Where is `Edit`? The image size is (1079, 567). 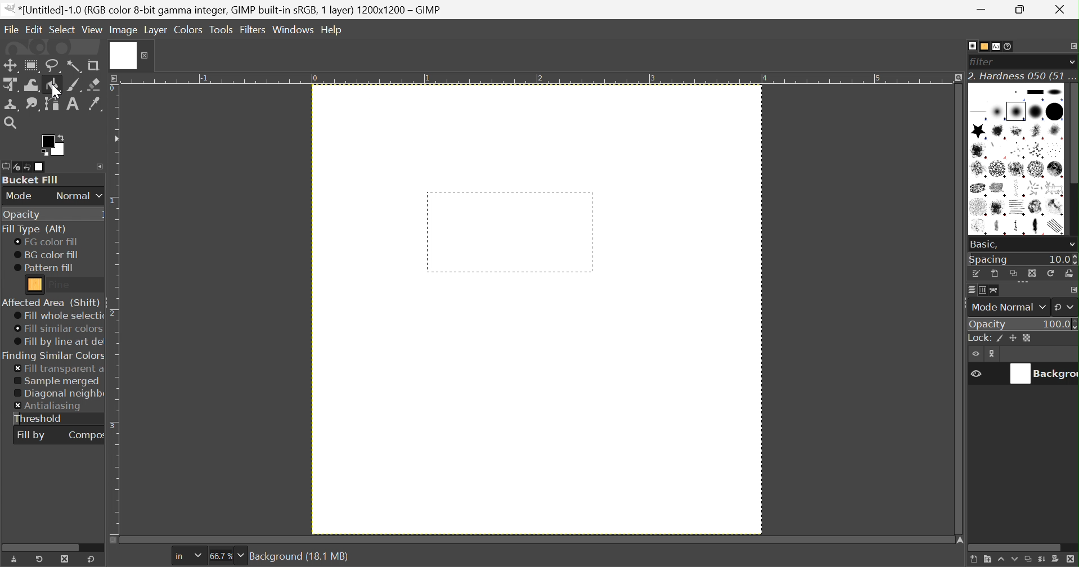 Edit is located at coordinates (34, 29).